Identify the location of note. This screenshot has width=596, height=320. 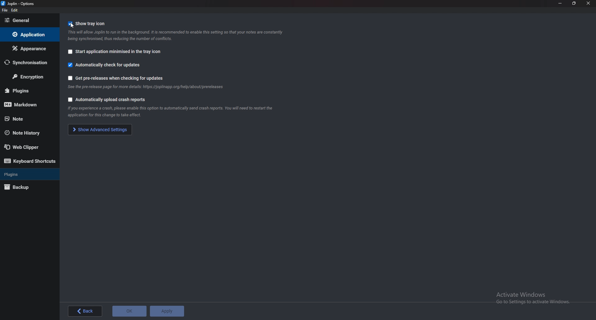
(25, 119).